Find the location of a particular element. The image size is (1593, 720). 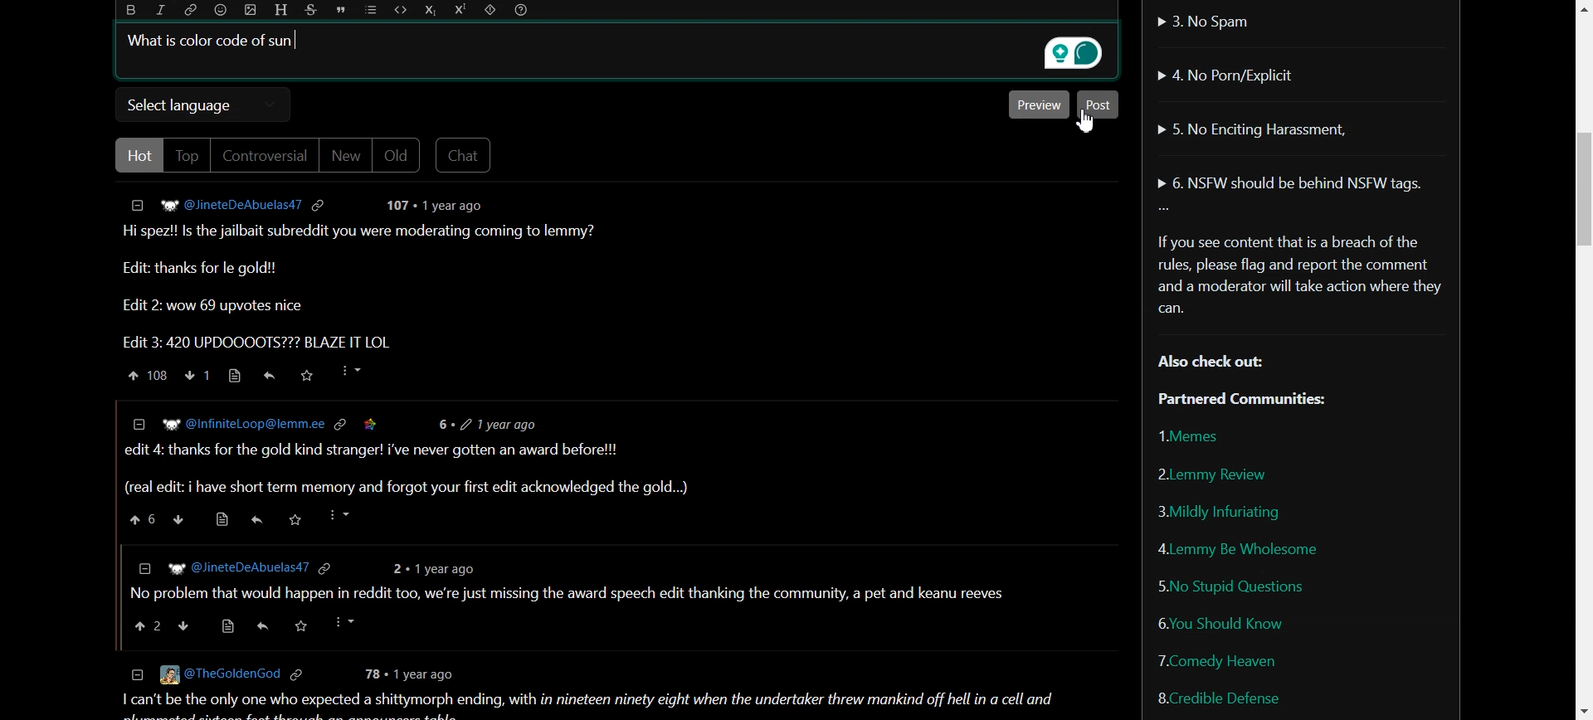

Collapse is located at coordinates (137, 205).